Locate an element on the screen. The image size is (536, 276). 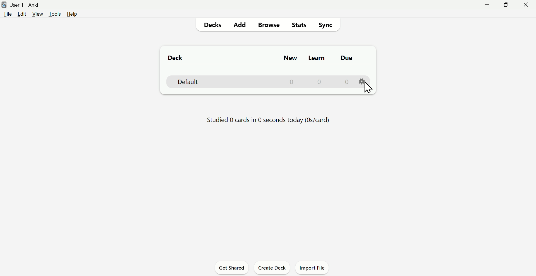
Deck is located at coordinates (177, 57).